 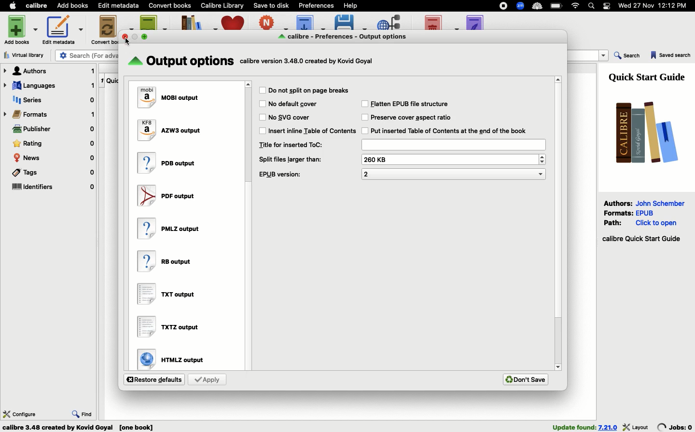 What do you see at coordinates (179, 358) in the screenshot?
I see `HTMLZ` at bounding box center [179, 358].